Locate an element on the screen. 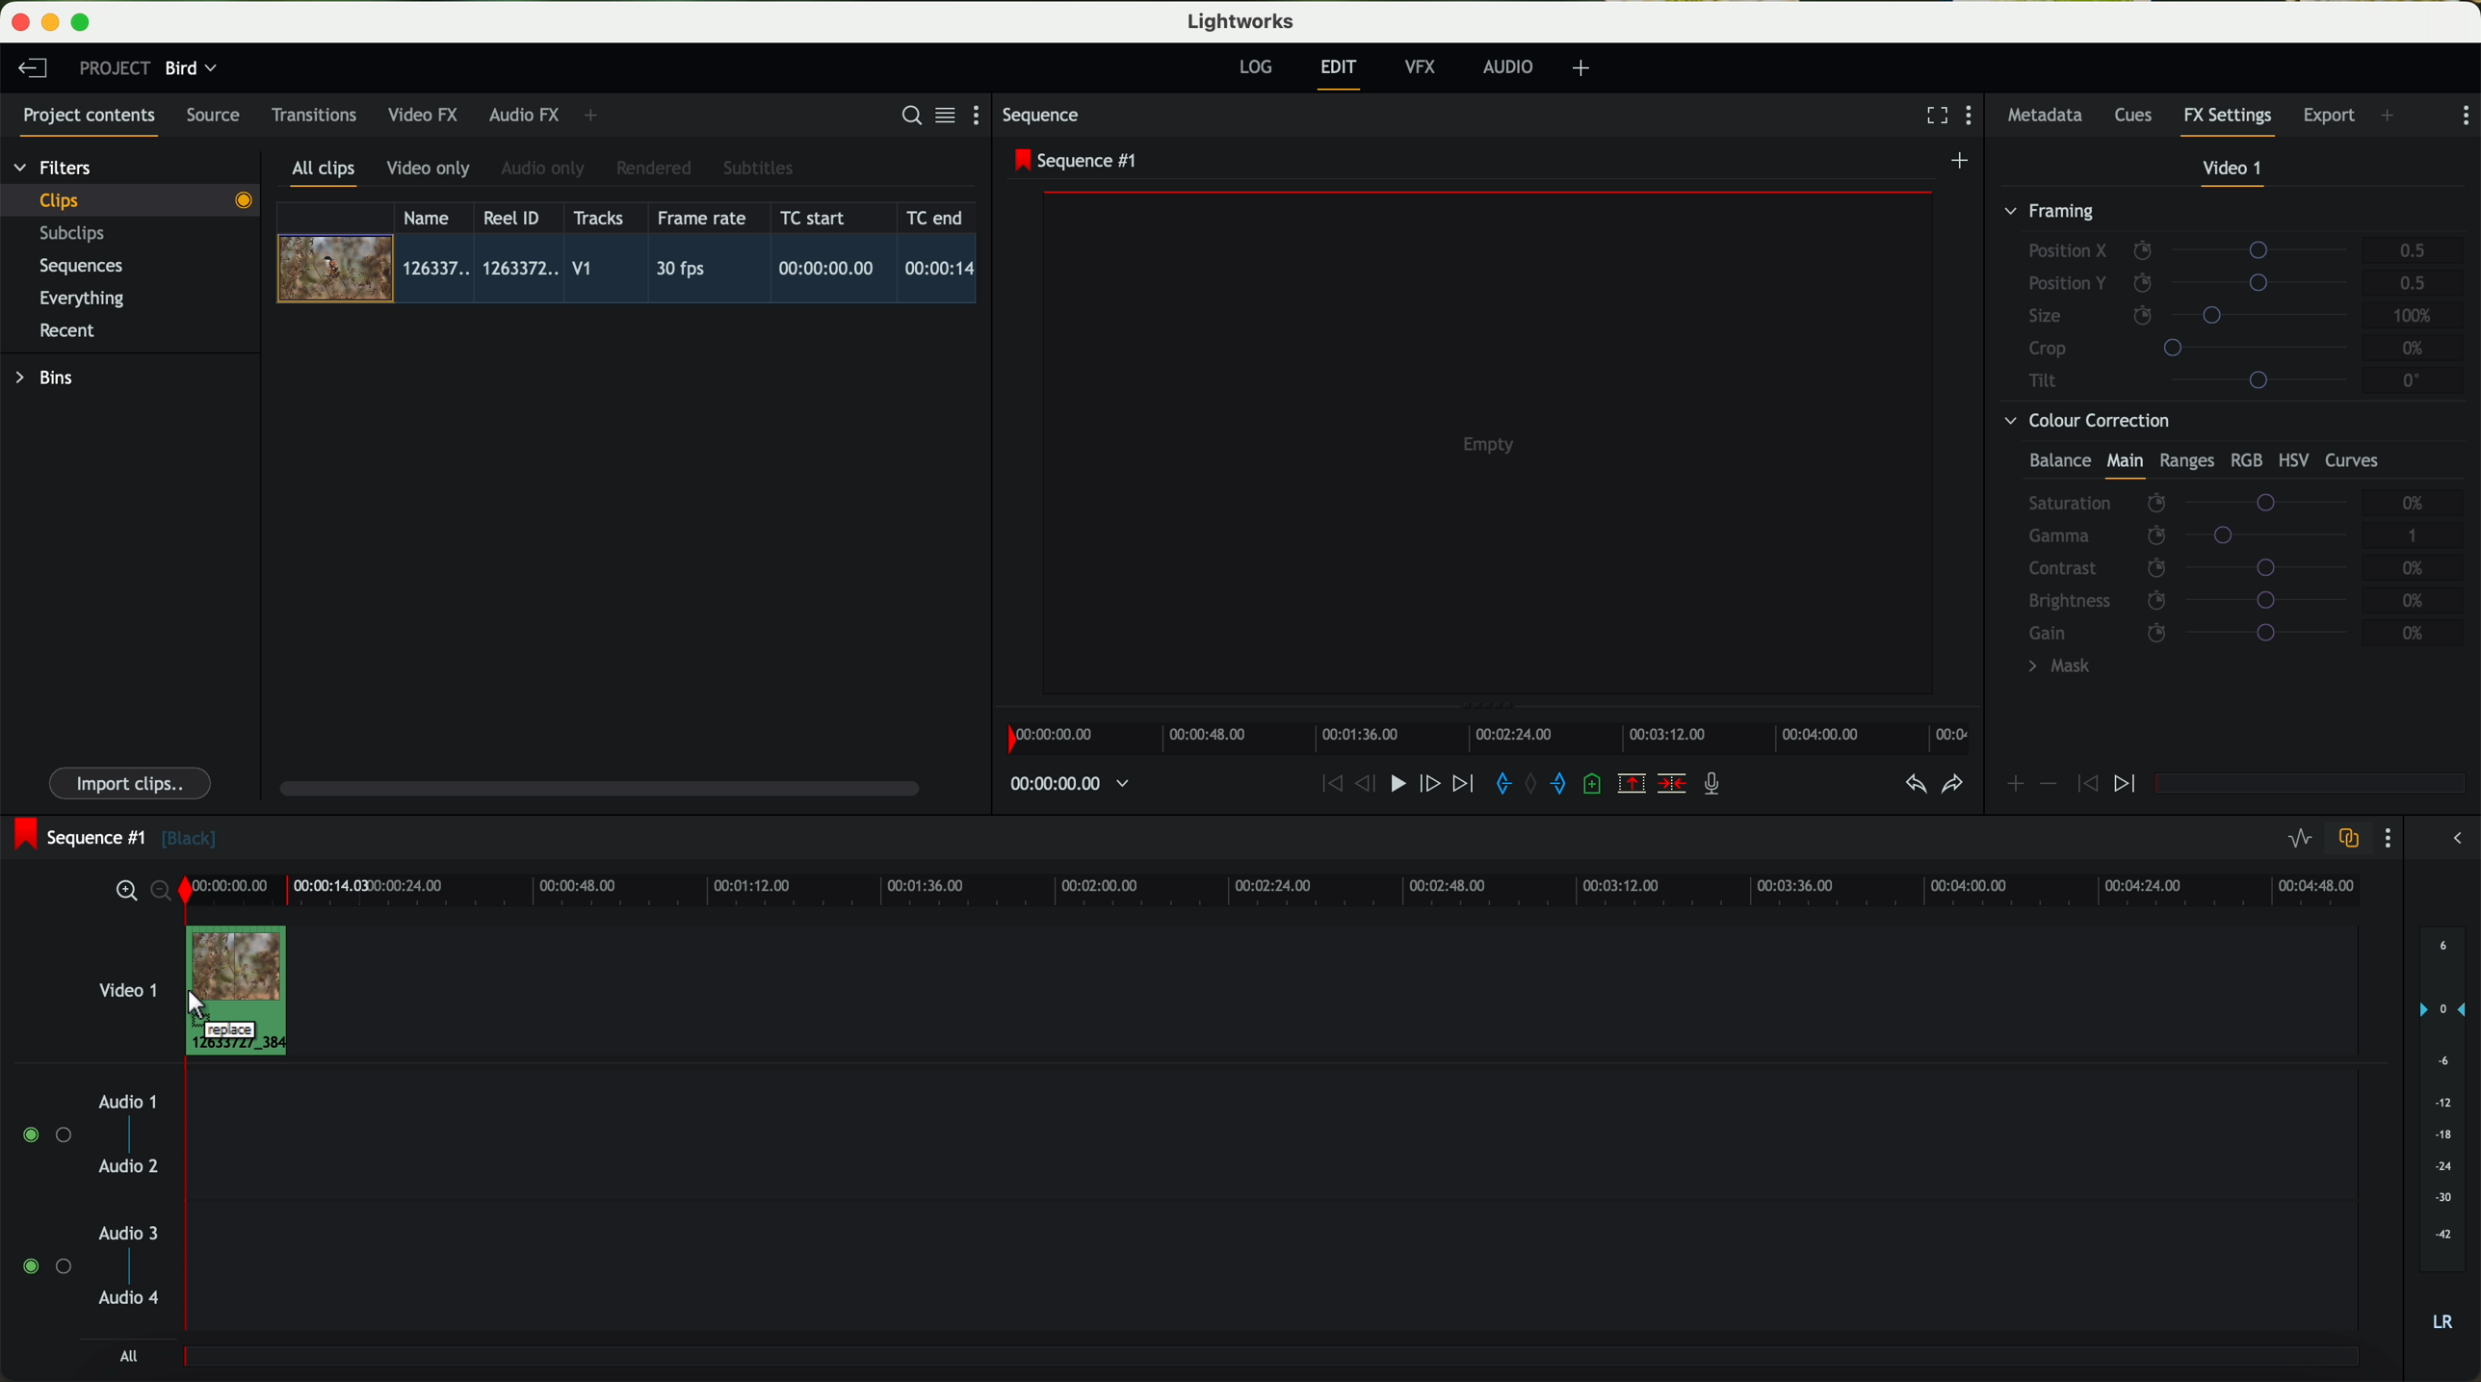 The width and height of the screenshot is (2481, 1382). frame rate is located at coordinates (702, 219).